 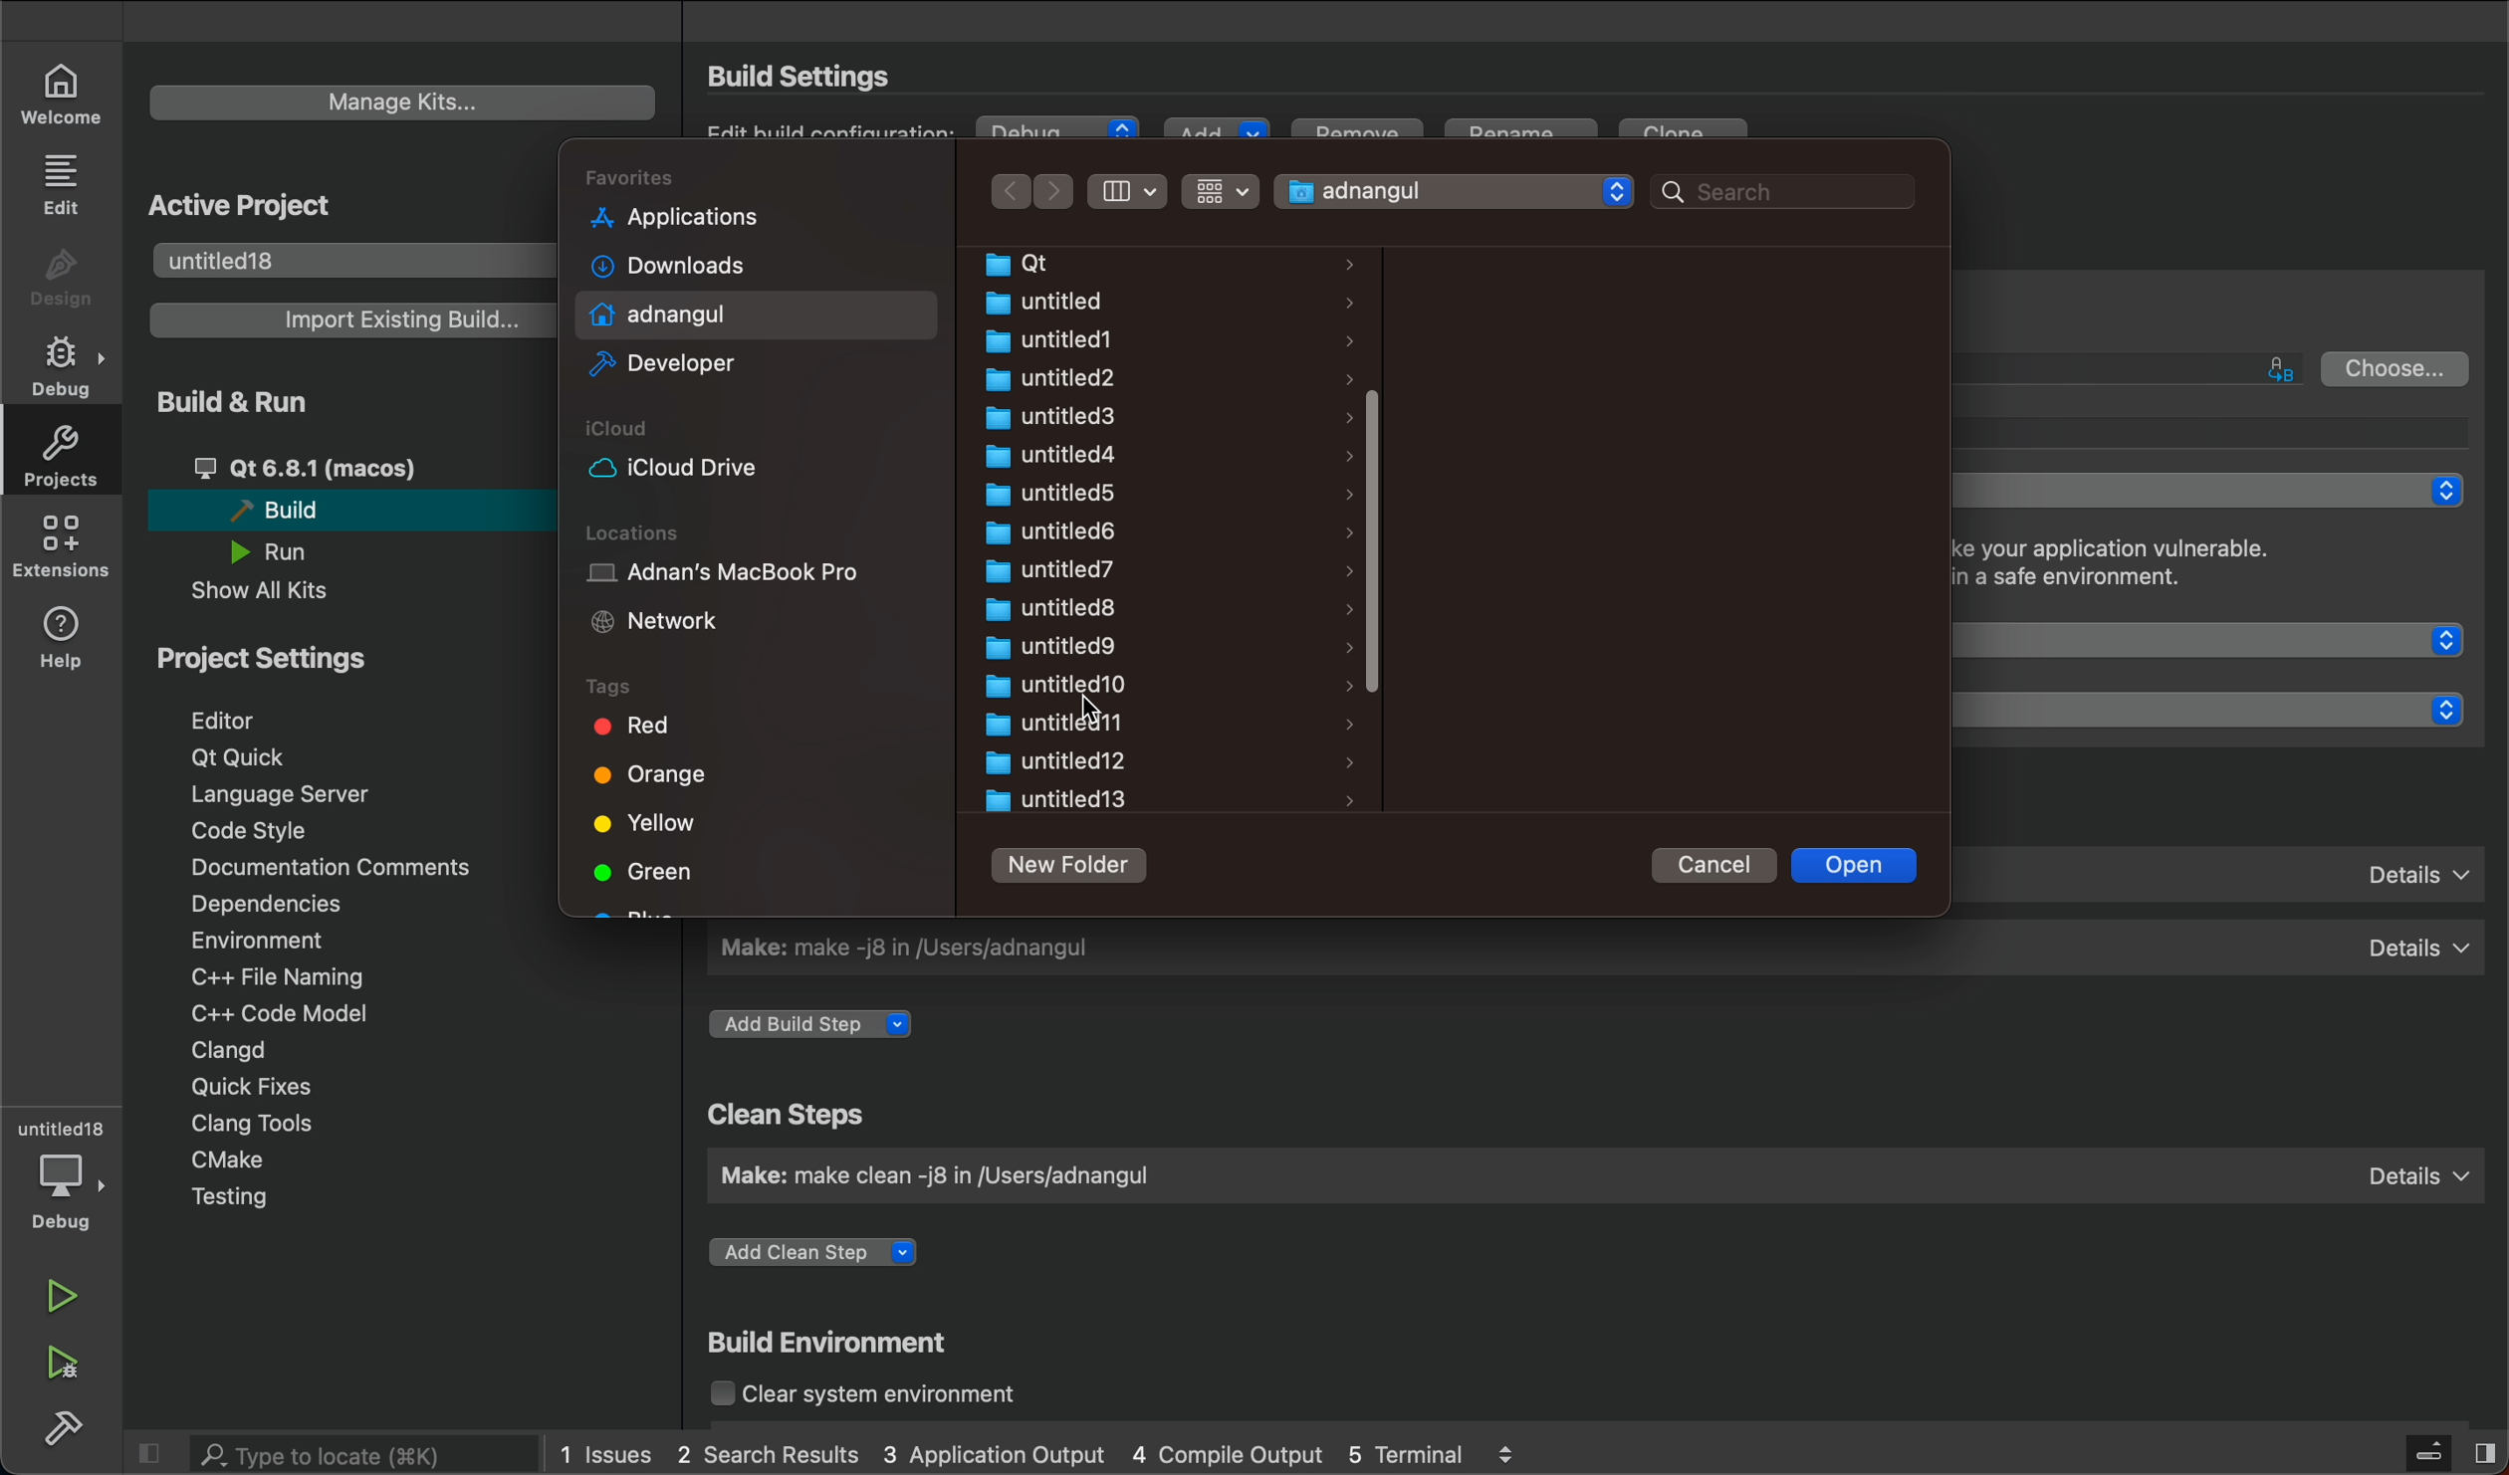 I want to click on untitled, so click(x=1142, y=303).